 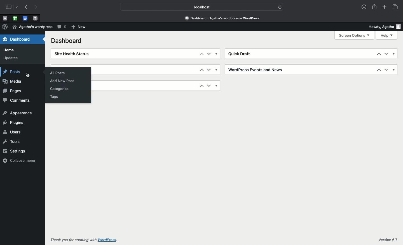 What do you see at coordinates (34, 27) in the screenshot?
I see `Name of Wordpress` at bounding box center [34, 27].